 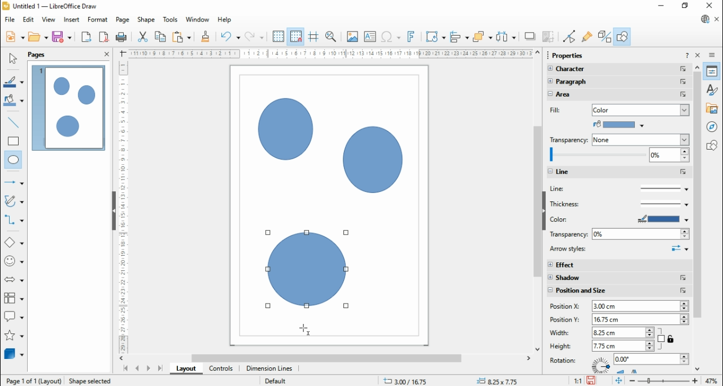 I want to click on toggle extrusions, so click(x=604, y=36).